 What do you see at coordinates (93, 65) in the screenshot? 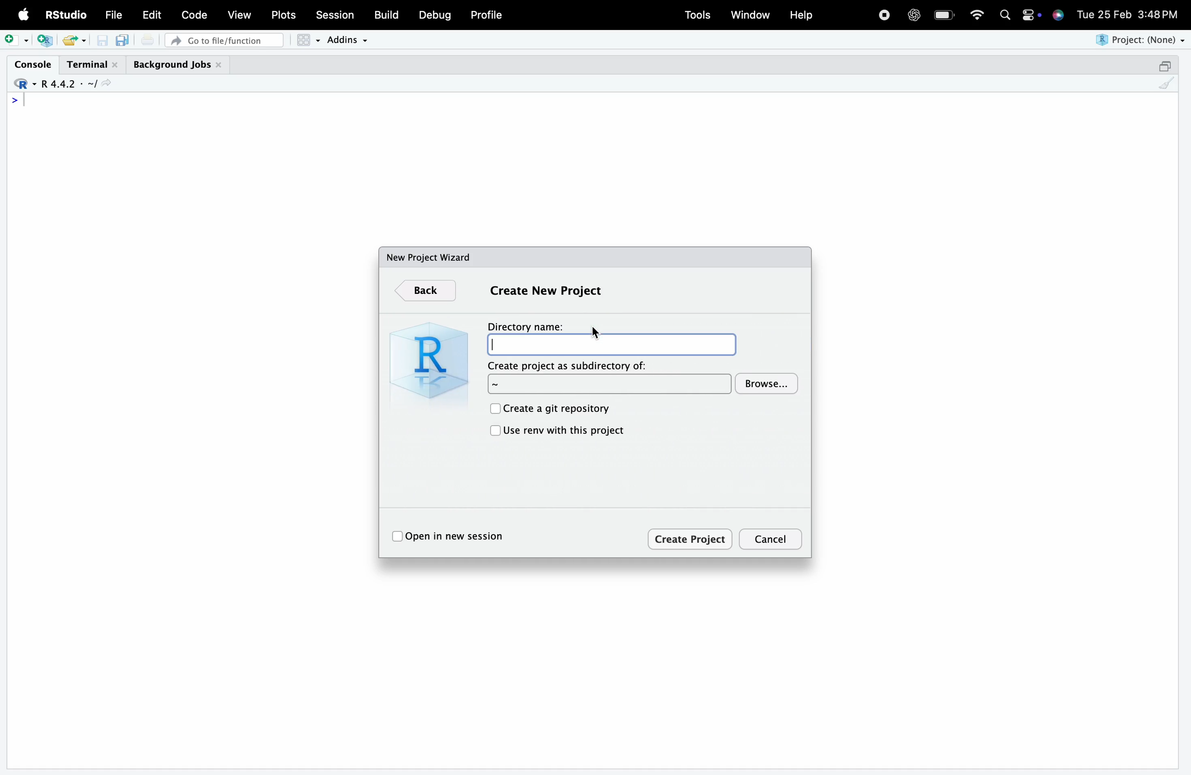
I see `Terminal` at bounding box center [93, 65].